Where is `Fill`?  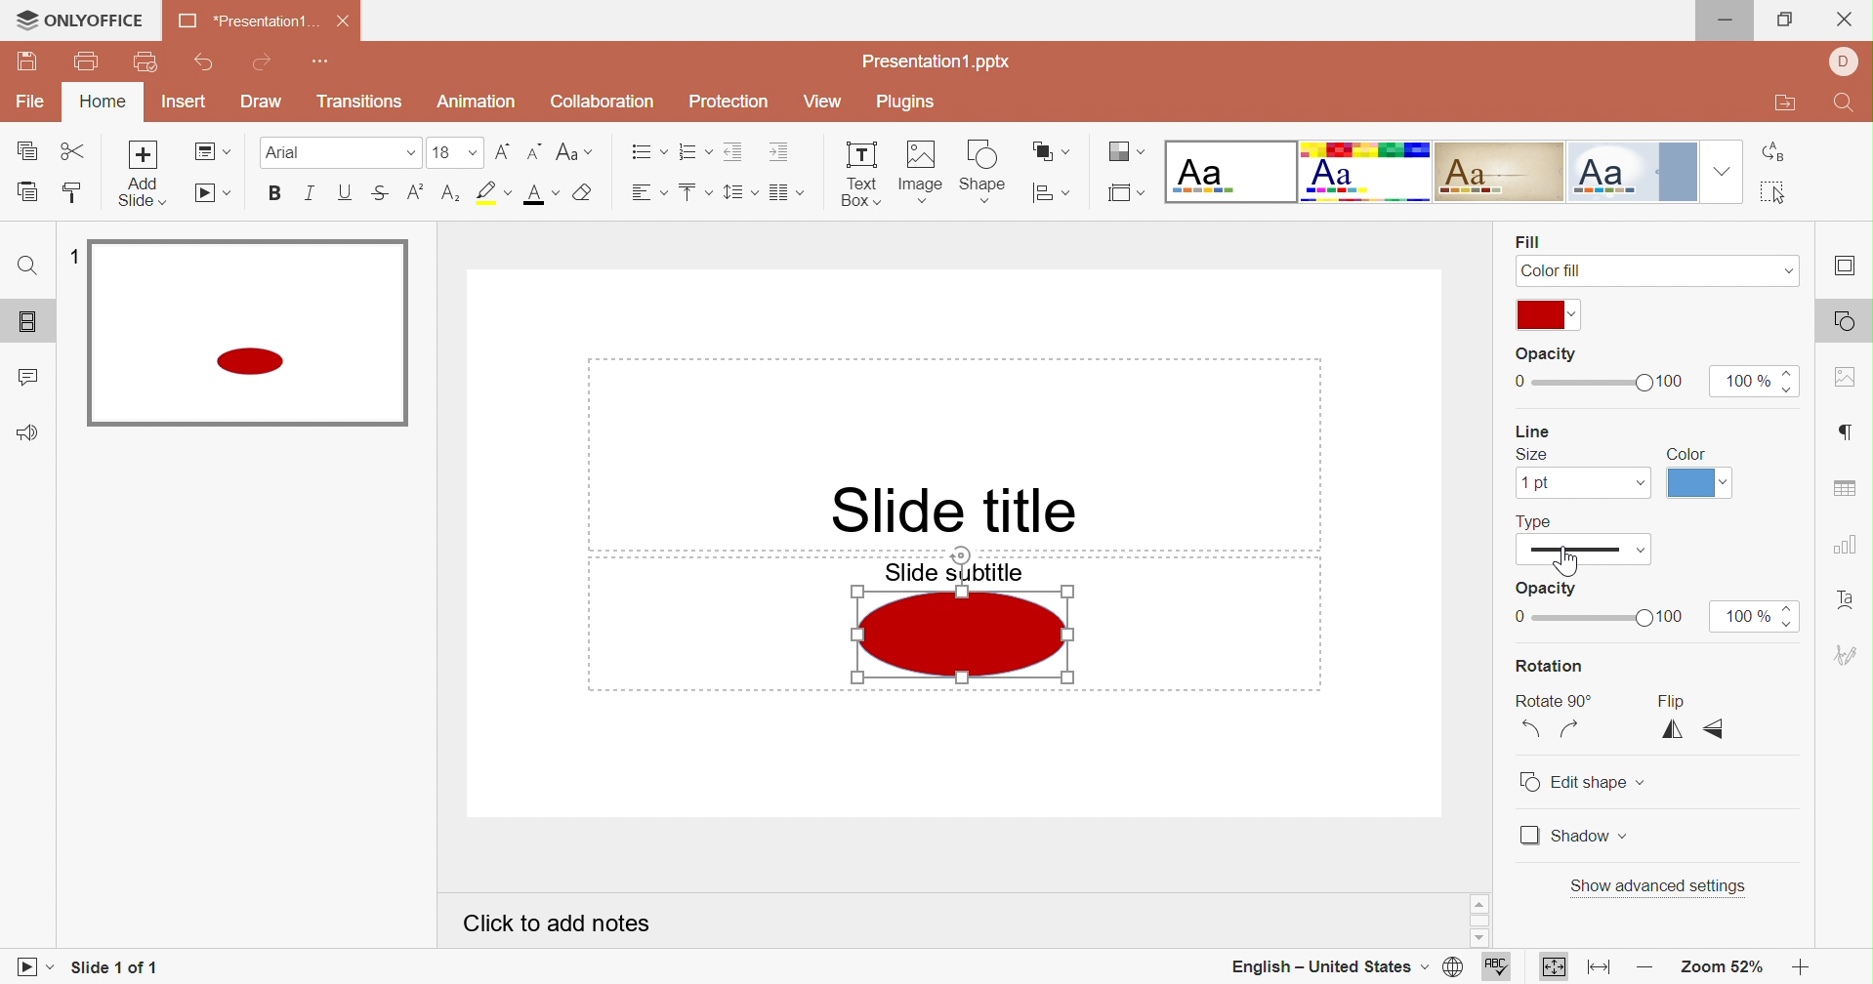 Fill is located at coordinates (1530, 242).